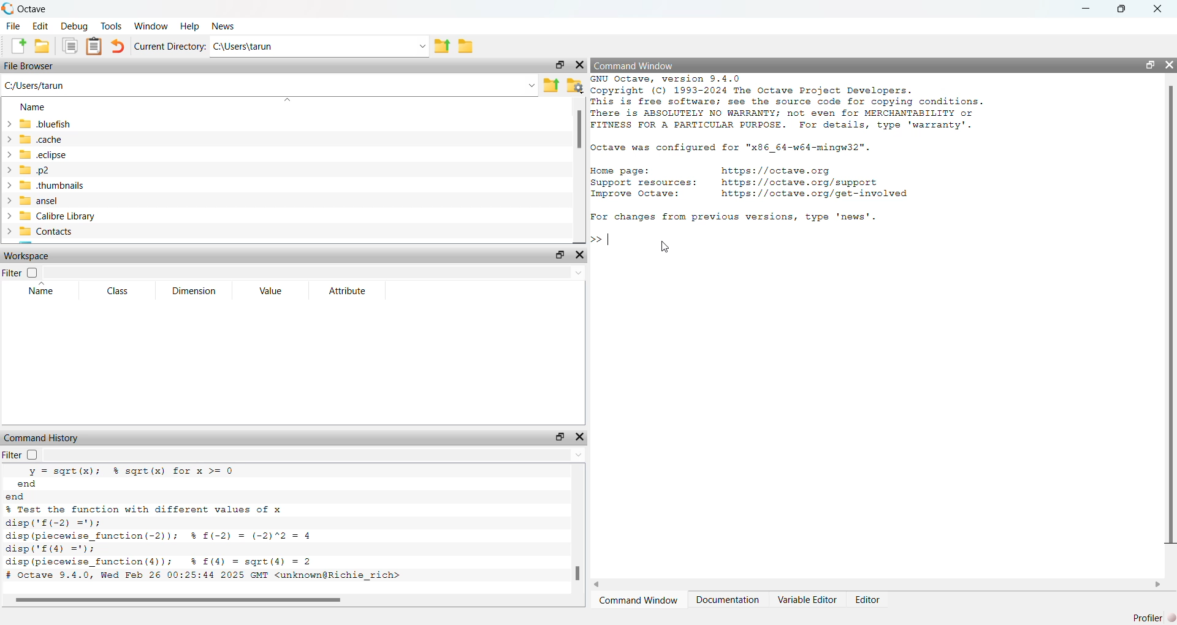 The height and width of the screenshot is (625, 1177). Describe the element at coordinates (558, 437) in the screenshot. I see `Maximize/Restore` at that location.